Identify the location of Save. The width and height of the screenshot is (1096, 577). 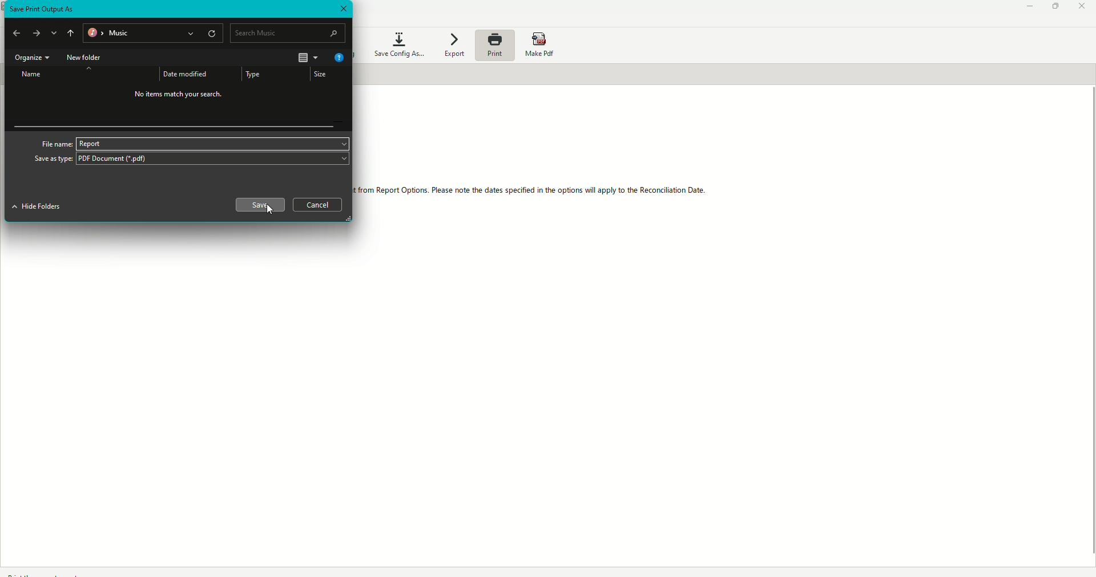
(259, 204).